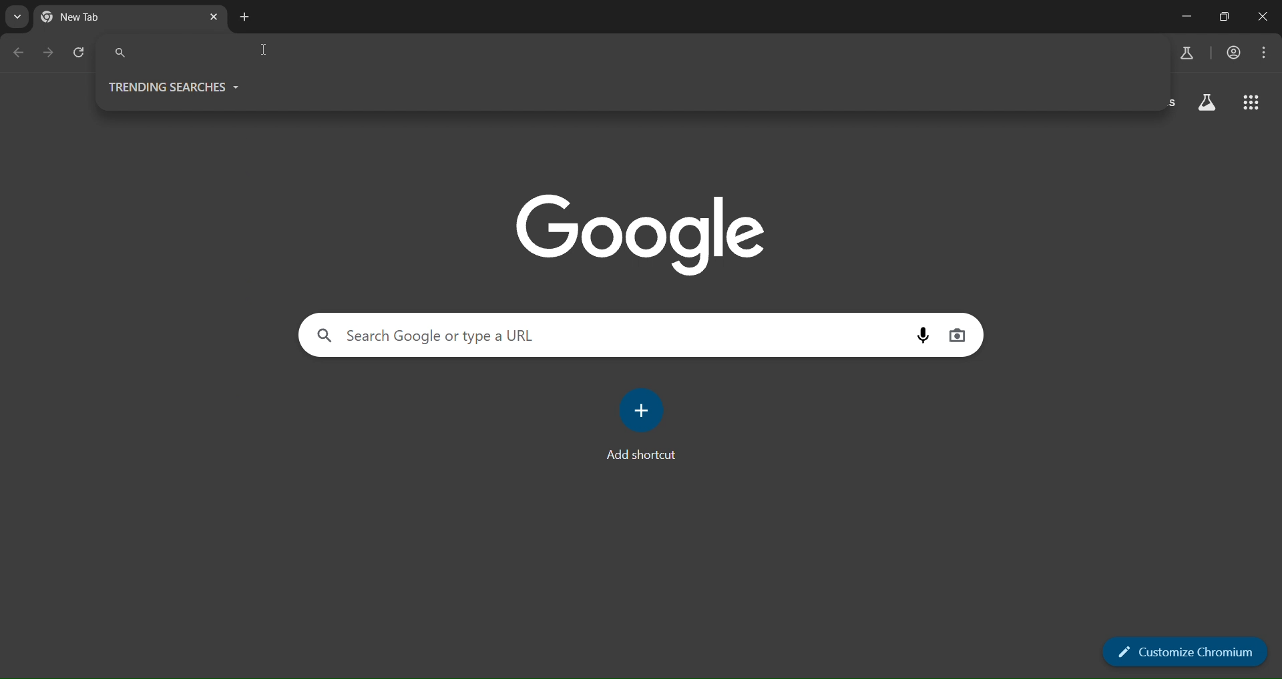 The width and height of the screenshot is (1282, 679). Describe the element at coordinates (1265, 53) in the screenshot. I see `menu` at that location.